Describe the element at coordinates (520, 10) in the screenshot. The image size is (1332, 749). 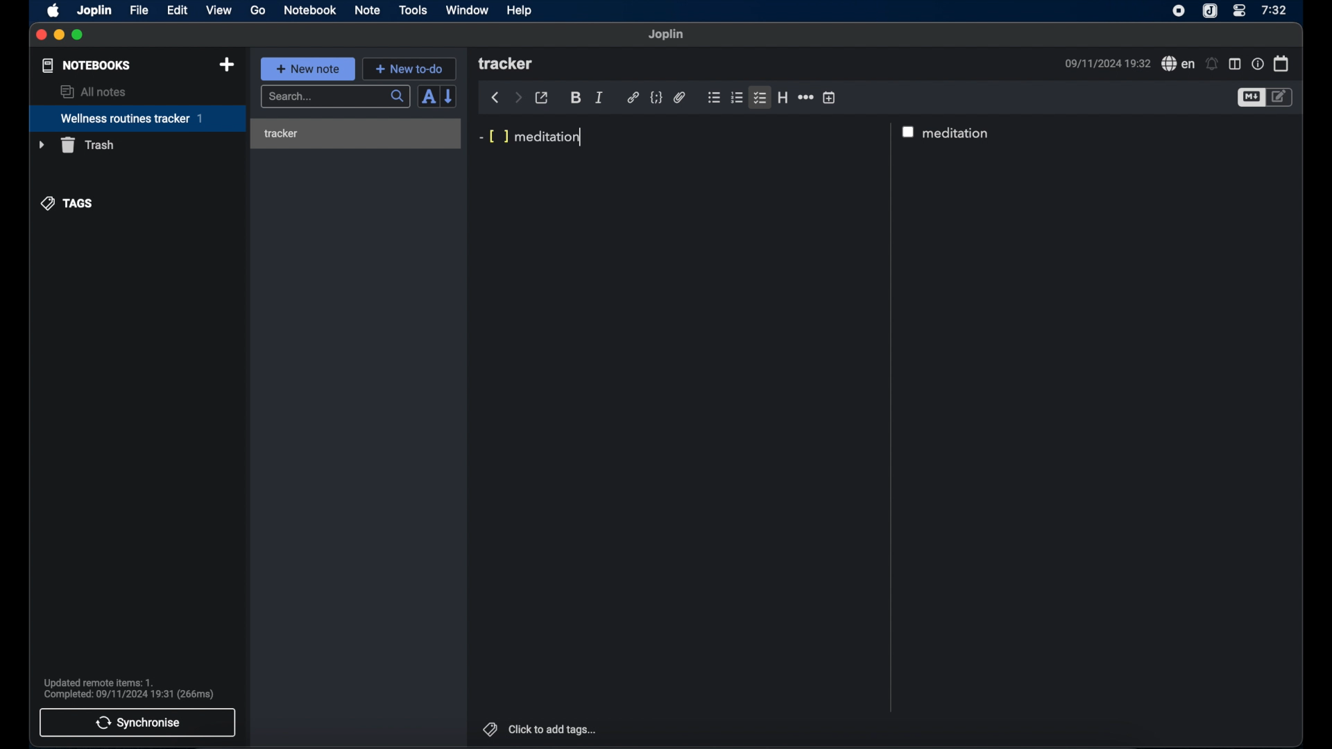
I see `help` at that location.